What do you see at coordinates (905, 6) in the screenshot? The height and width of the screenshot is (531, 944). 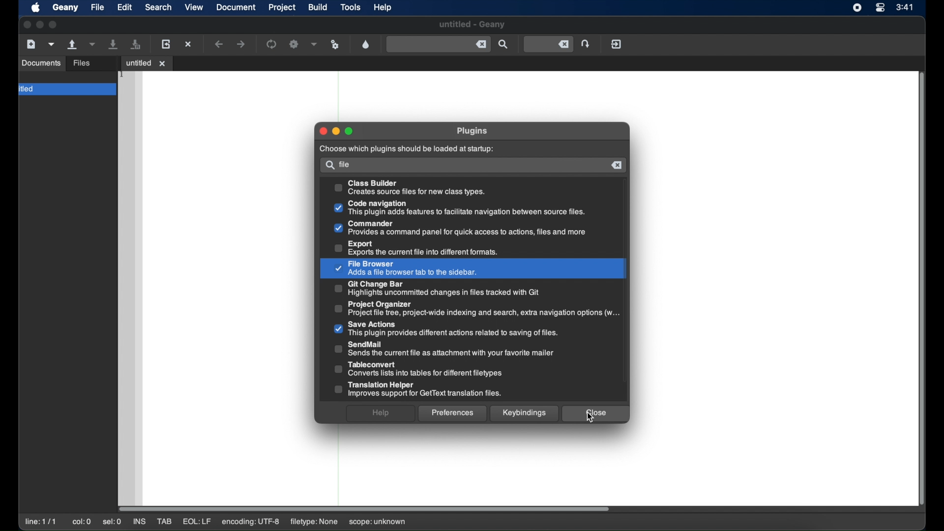 I see `time` at bounding box center [905, 6].